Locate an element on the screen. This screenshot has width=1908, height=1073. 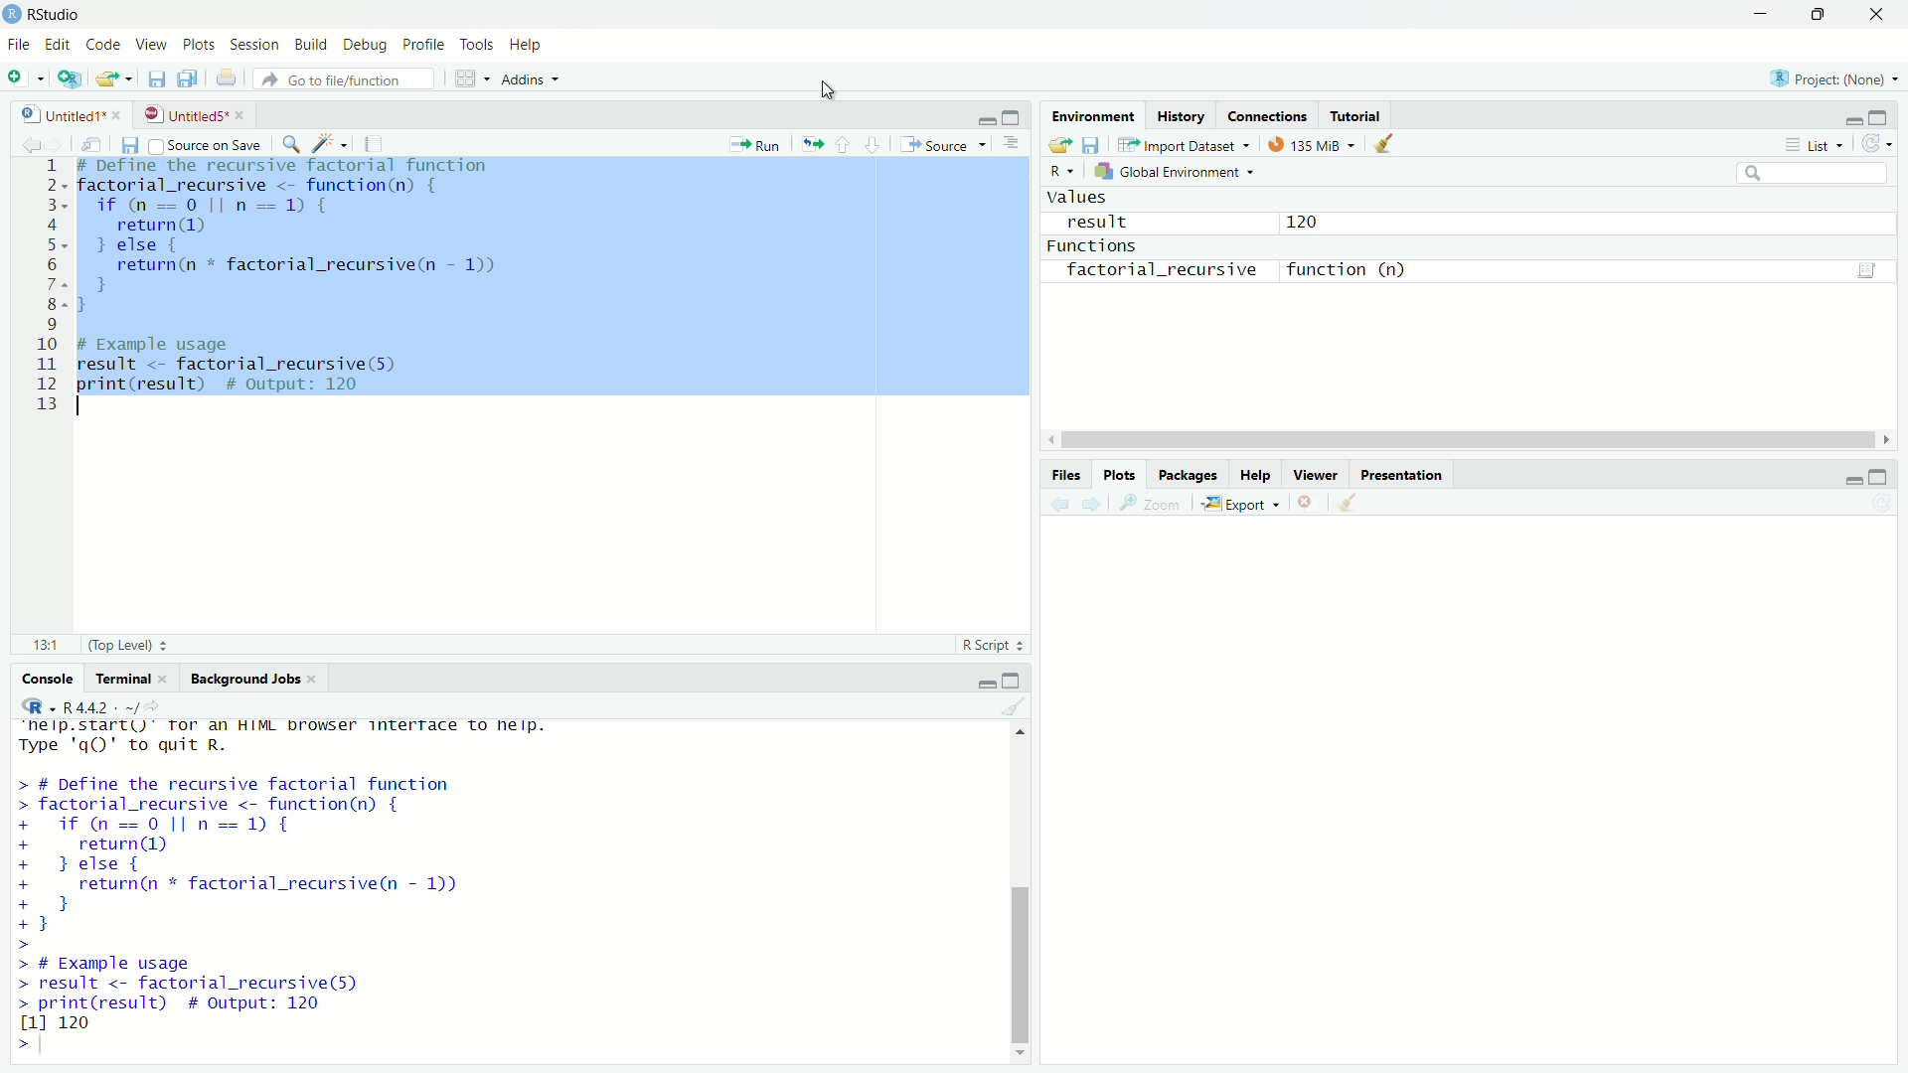
Minimize is located at coordinates (1757, 15).